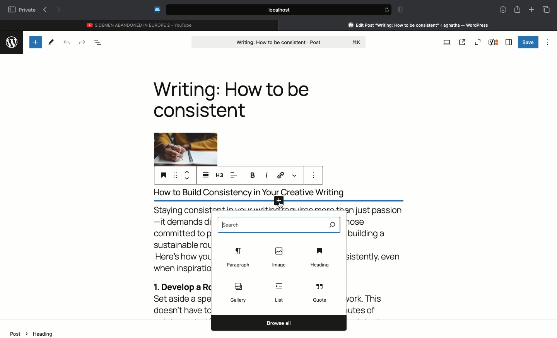 The height and width of the screenshot is (338, 557). Describe the element at coordinates (11, 41) in the screenshot. I see `wordpress` at that location.